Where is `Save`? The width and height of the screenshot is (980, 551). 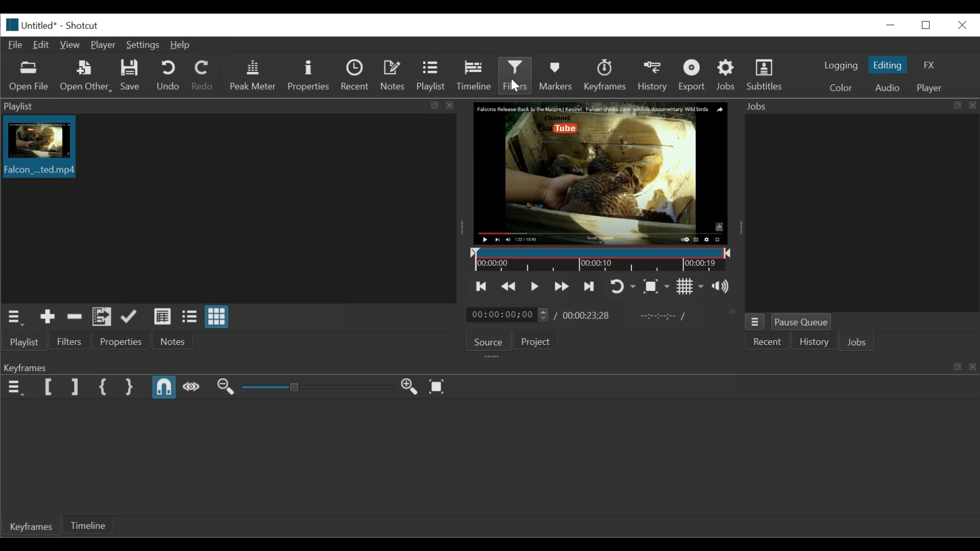
Save is located at coordinates (130, 76).